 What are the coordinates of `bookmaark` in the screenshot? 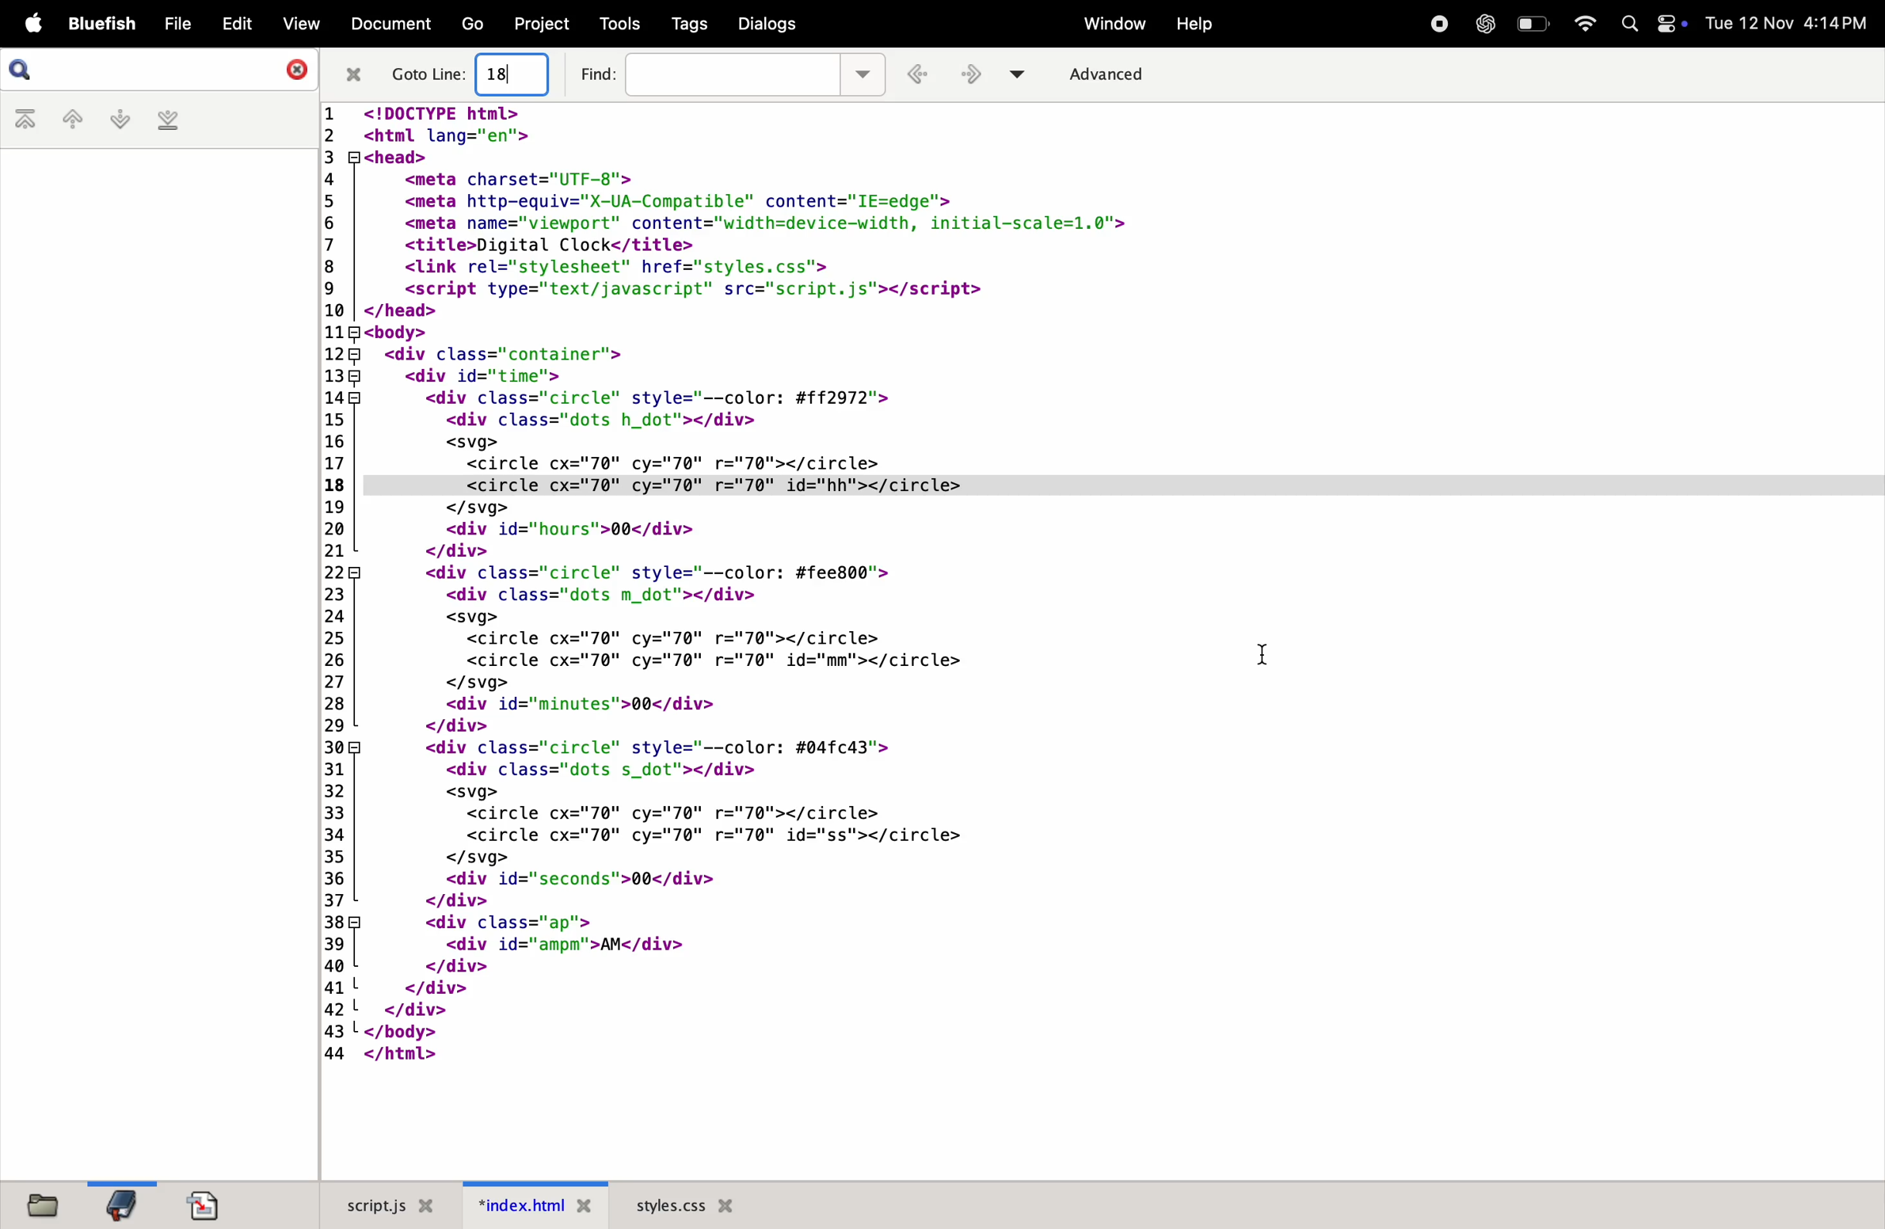 It's located at (123, 1203).